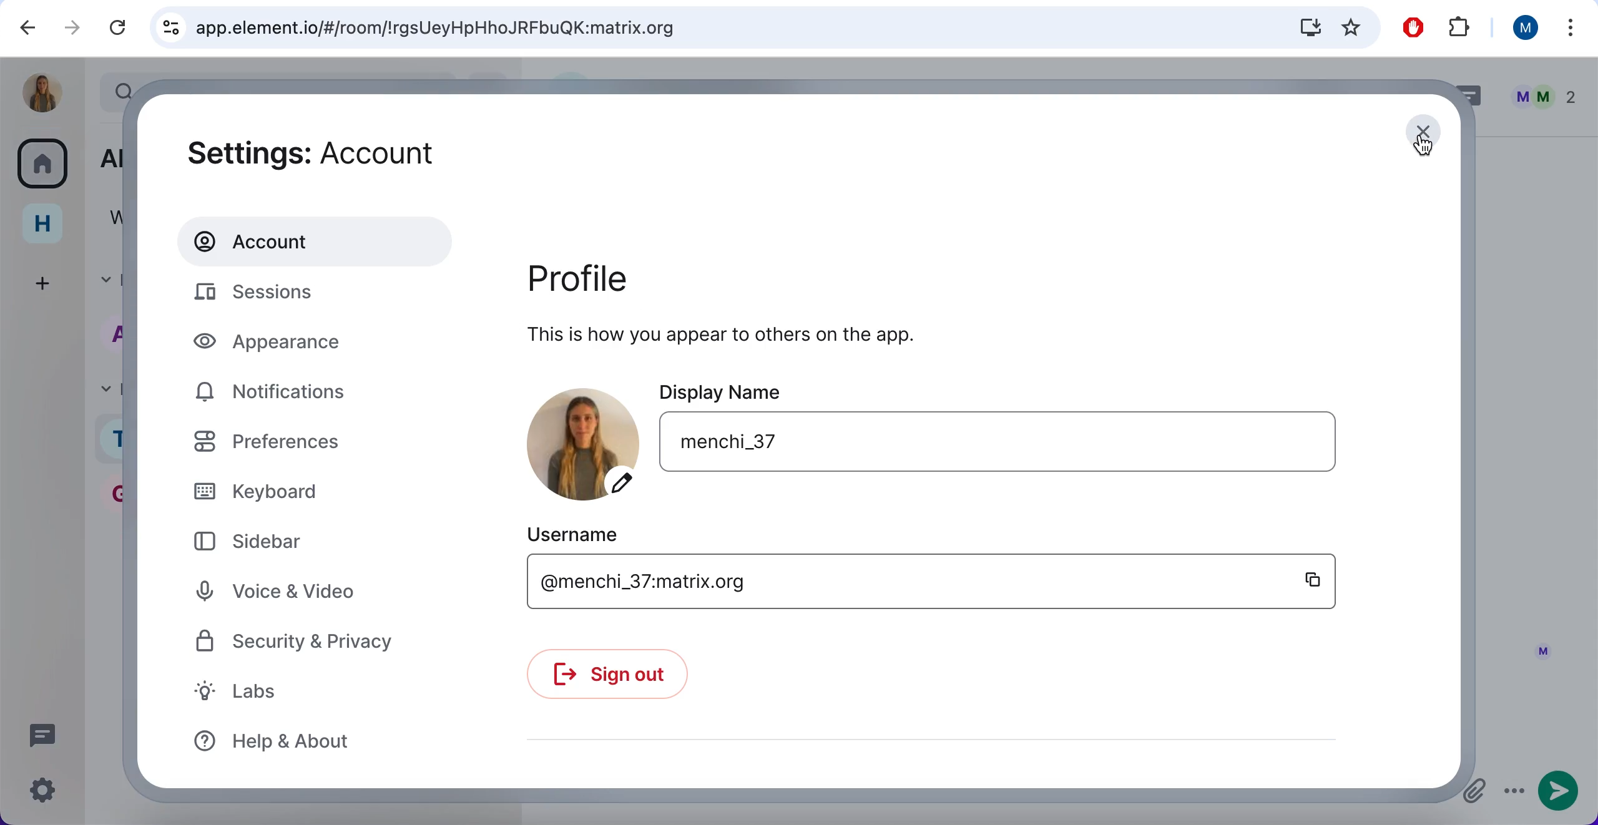  What do you see at coordinates (42, 90) in the screenshot?
I see `user - profile photo added` at bounding box center [42, 90].